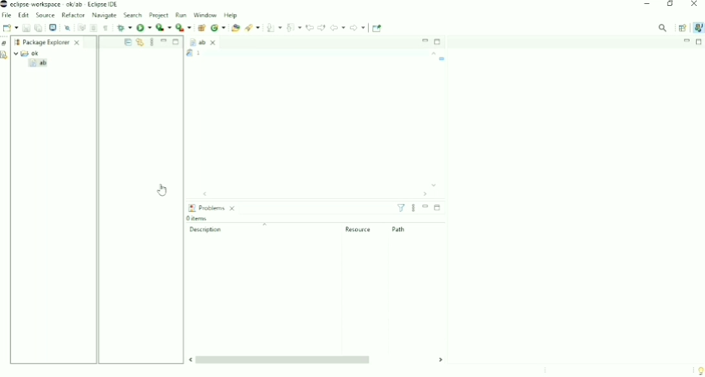 The image size is (705, 377). What do you see at coordinates (6, 56) in the screenshot?
I see `Declaration` at bounding box center [6, 56].